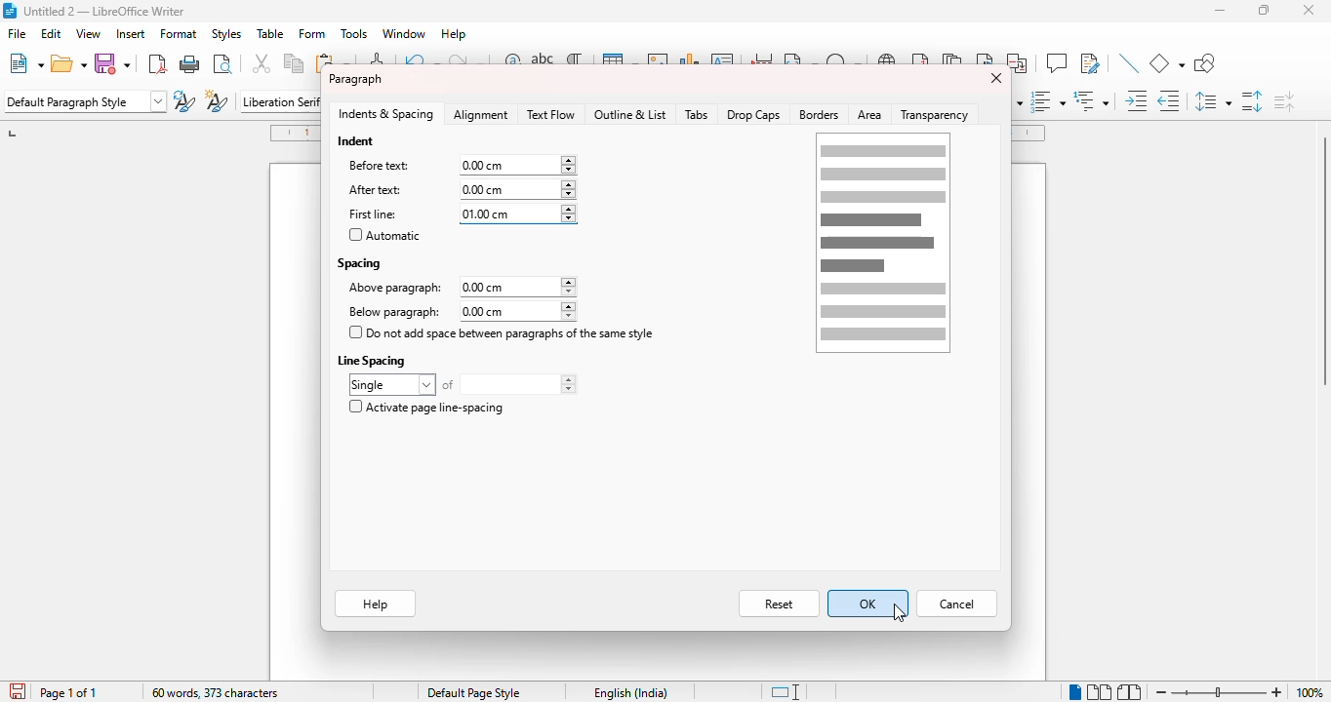 The width and height of the screenshot is (1331, 702). I want to click on print, so click(190, 62).